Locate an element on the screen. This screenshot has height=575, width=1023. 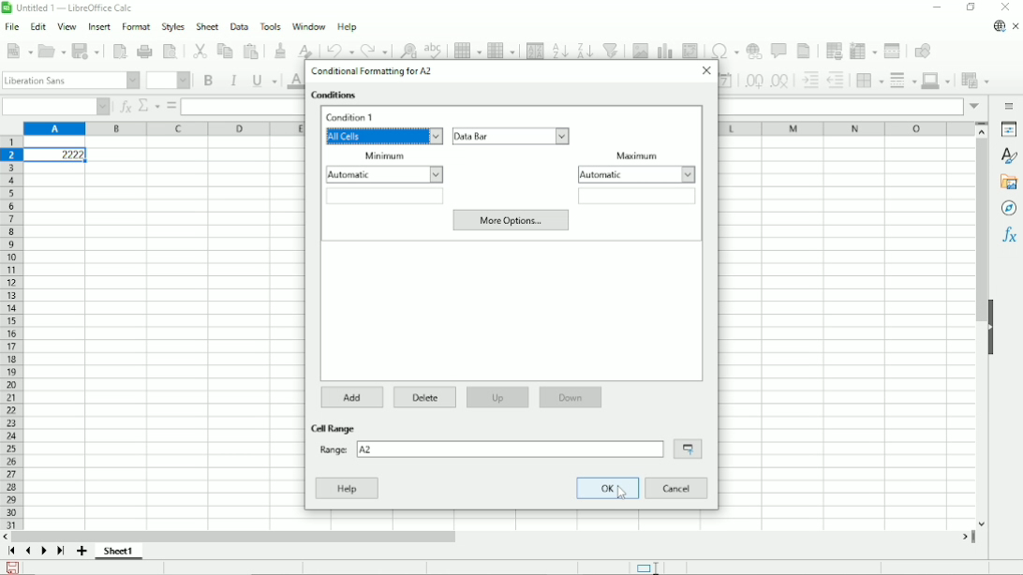
Styles is located at coordinates (172, 26).